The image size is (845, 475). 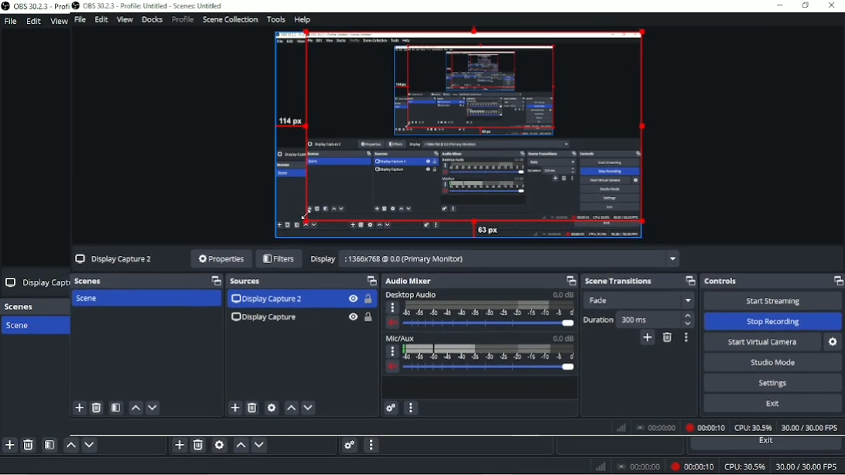 I want to click on up, so click(x=292, y=409).